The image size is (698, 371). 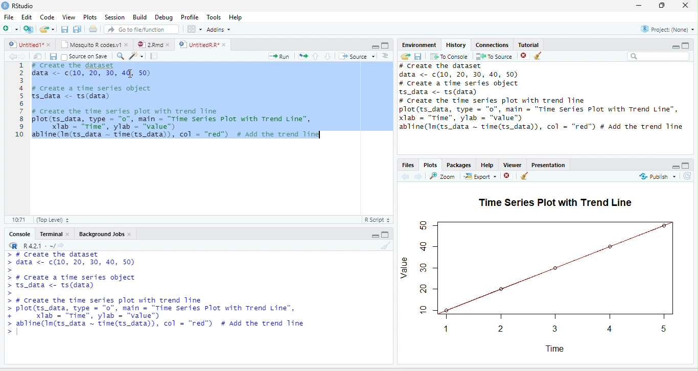 What do you see at coordinates (29, 29) in the screenshot?
I see `Create a project` at bounding box center [29, 29].